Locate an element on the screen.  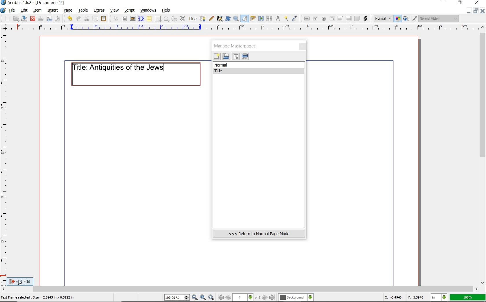
help is located at coordinates (166, 10).